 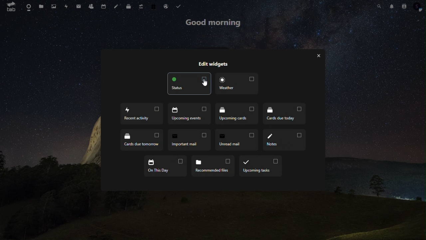 I want to click on tasks, so click(x=180, y=6).